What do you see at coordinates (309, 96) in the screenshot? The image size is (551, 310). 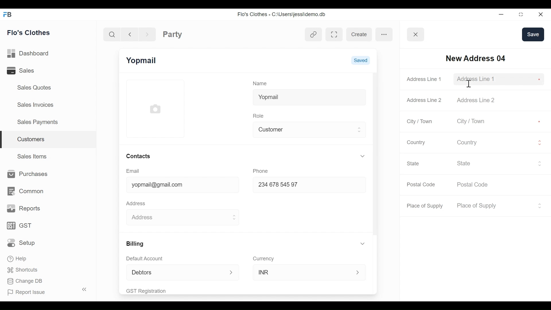 I see `Yopmail` at bounding box center [309, 96].